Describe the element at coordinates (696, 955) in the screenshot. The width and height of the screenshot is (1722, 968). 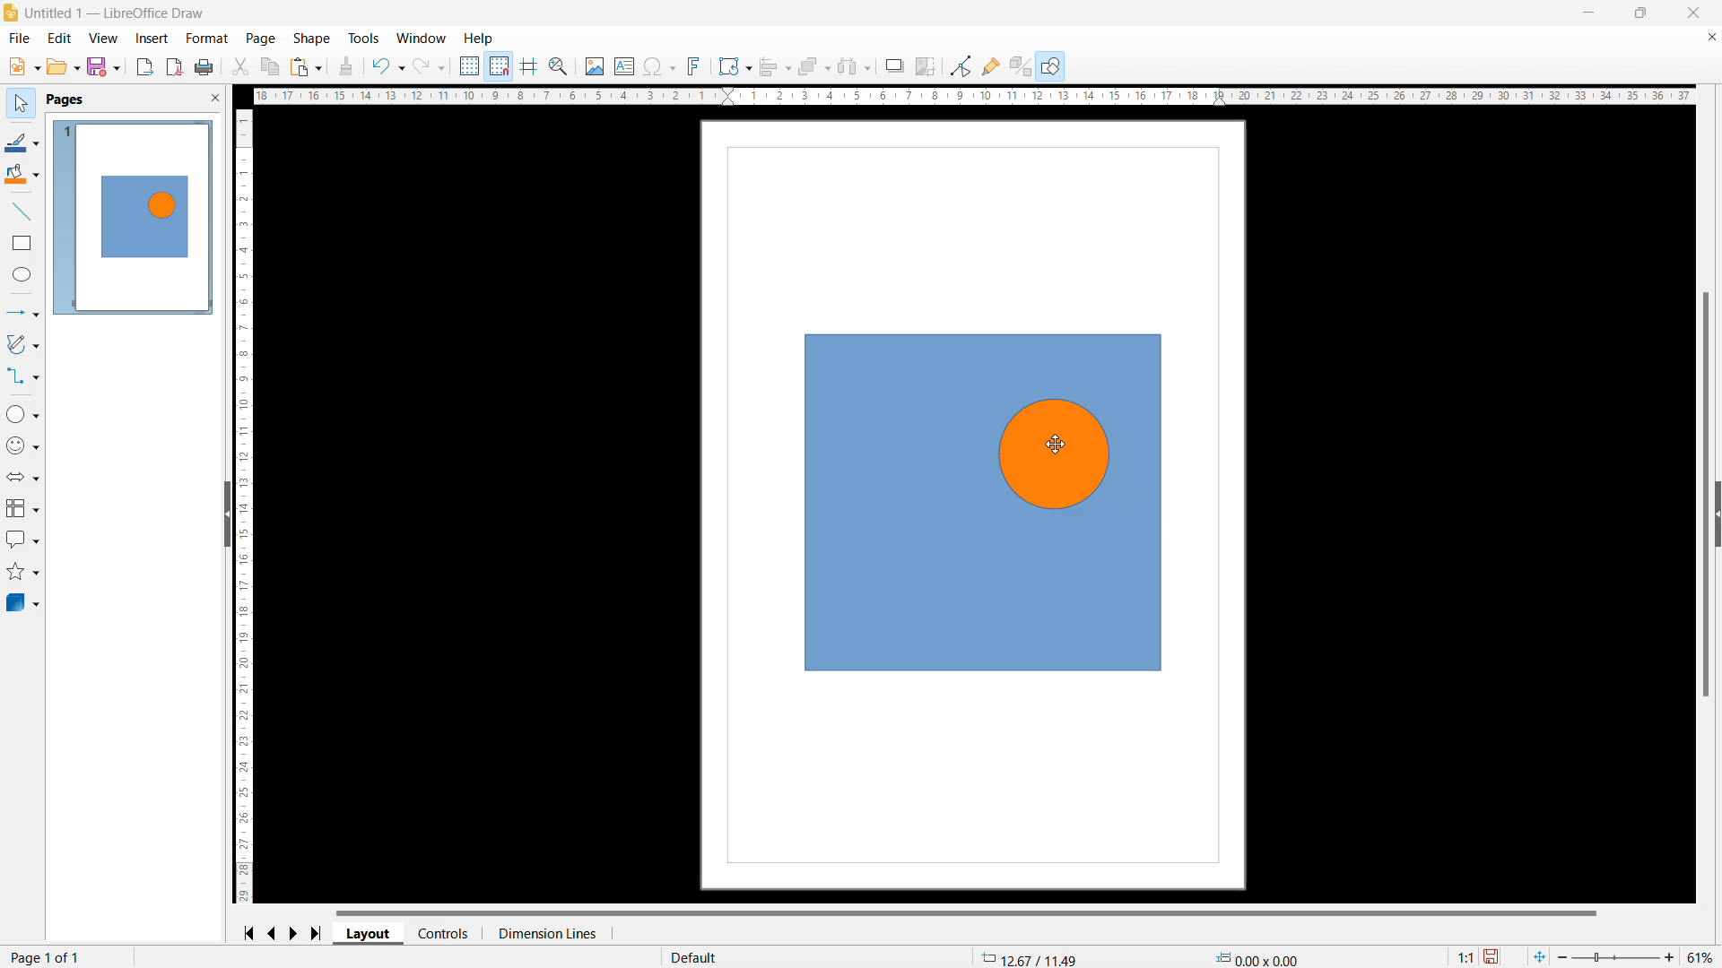
I see `default` at that location.